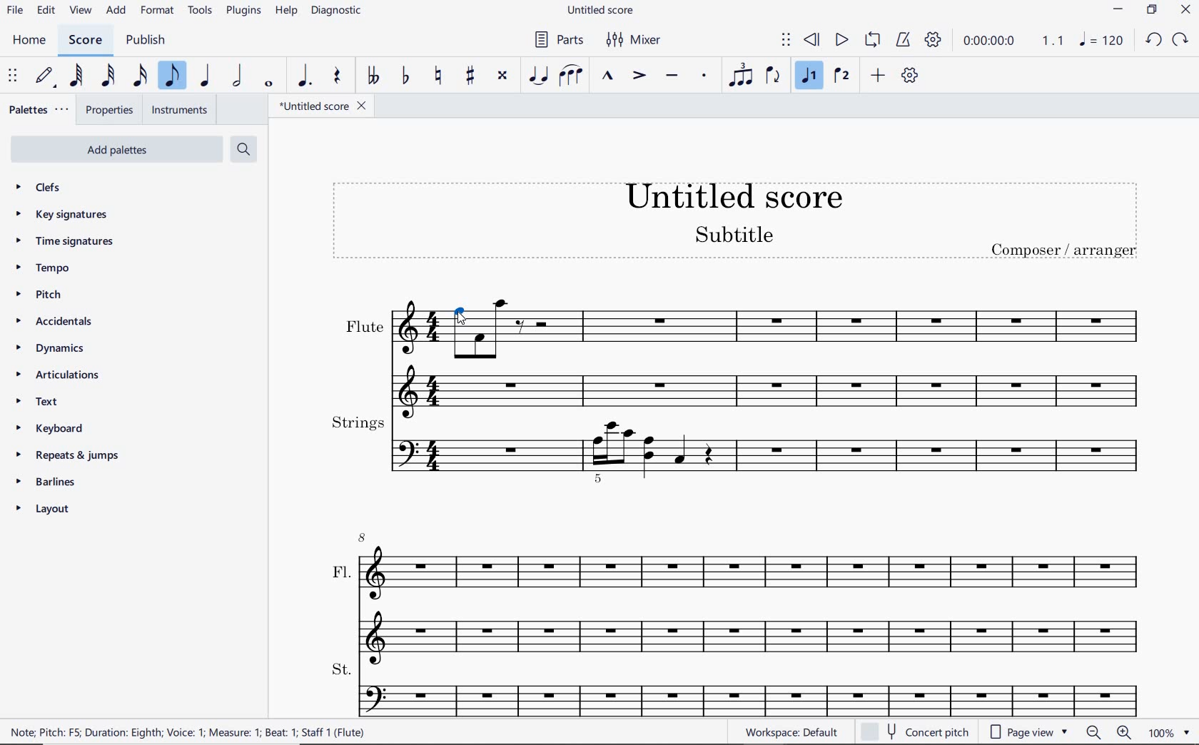 Image resolution: width=1199 pixels, height=745 pixels. I want to click on NOTE: PITCH: F5; DURATION, so click(188, 733).